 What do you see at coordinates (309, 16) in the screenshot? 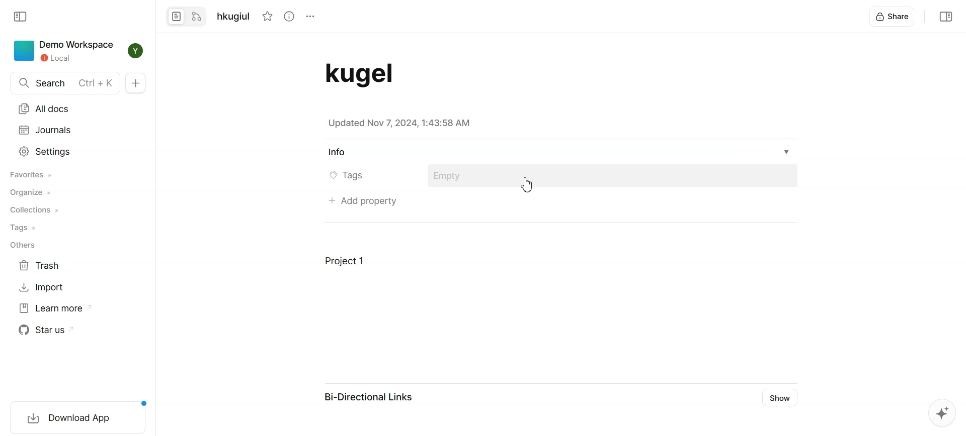
I see `options` at bounding box center [309, 16].